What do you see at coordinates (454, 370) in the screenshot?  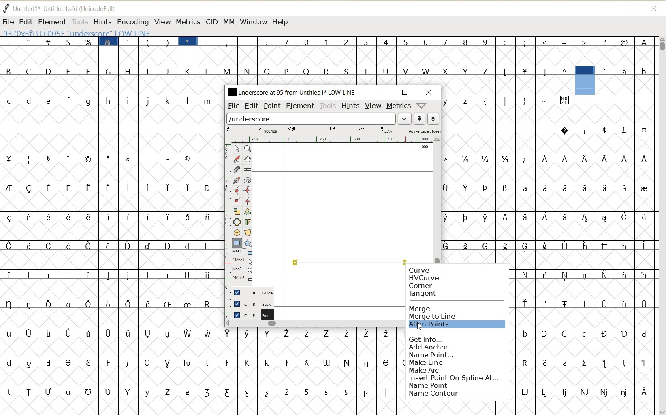 I see `make arc` at bounding box center [454, 370].